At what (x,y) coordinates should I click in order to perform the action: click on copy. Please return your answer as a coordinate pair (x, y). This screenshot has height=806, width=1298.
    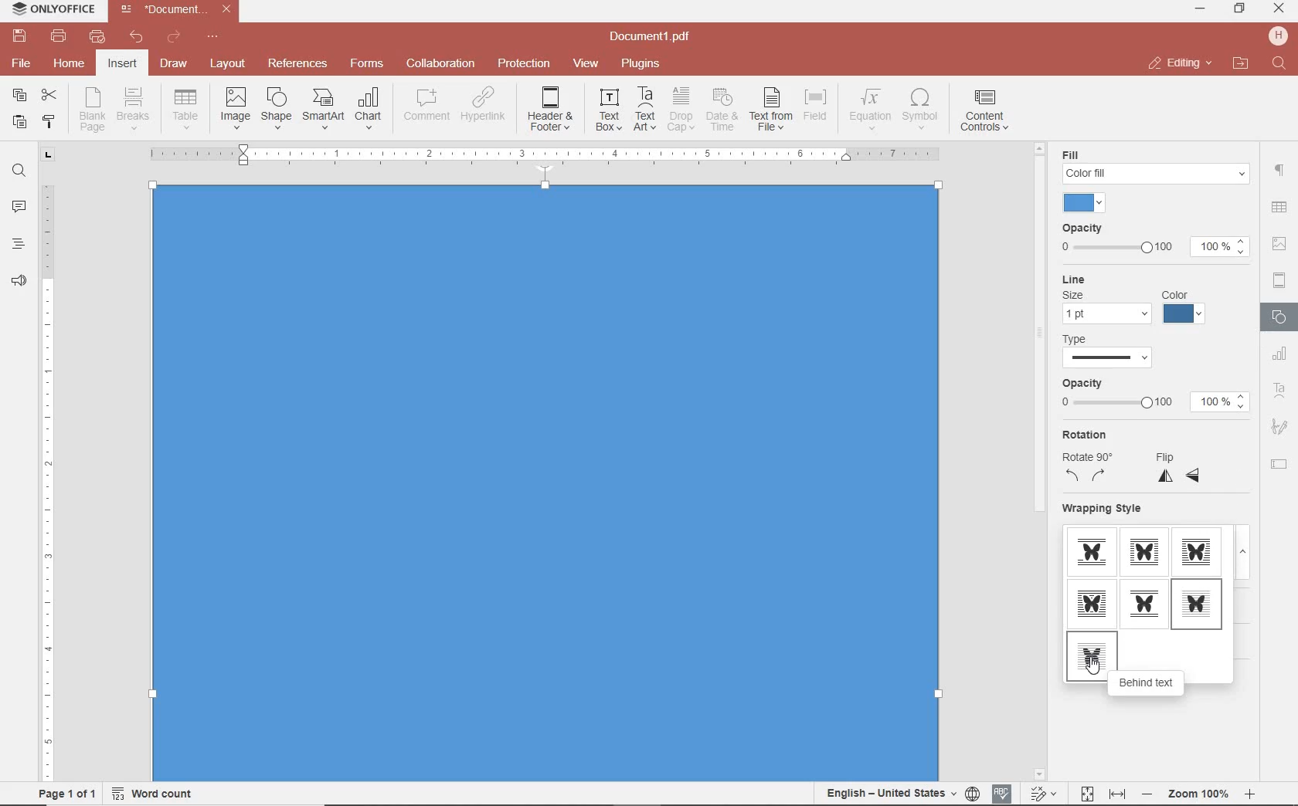
    Looking at the image, I should click on (19, 97).